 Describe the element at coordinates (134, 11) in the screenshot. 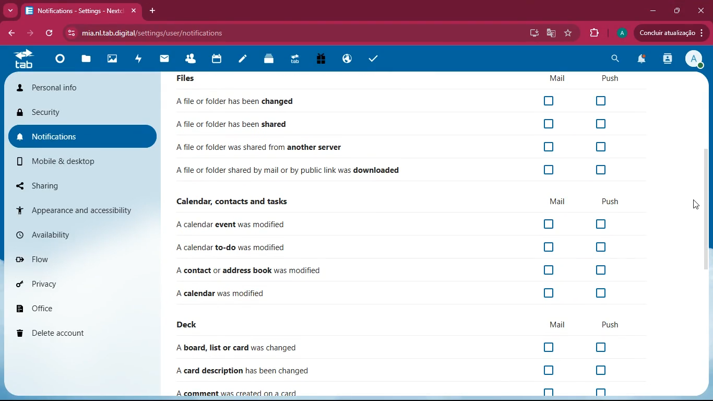

I see `close tab` at that location.